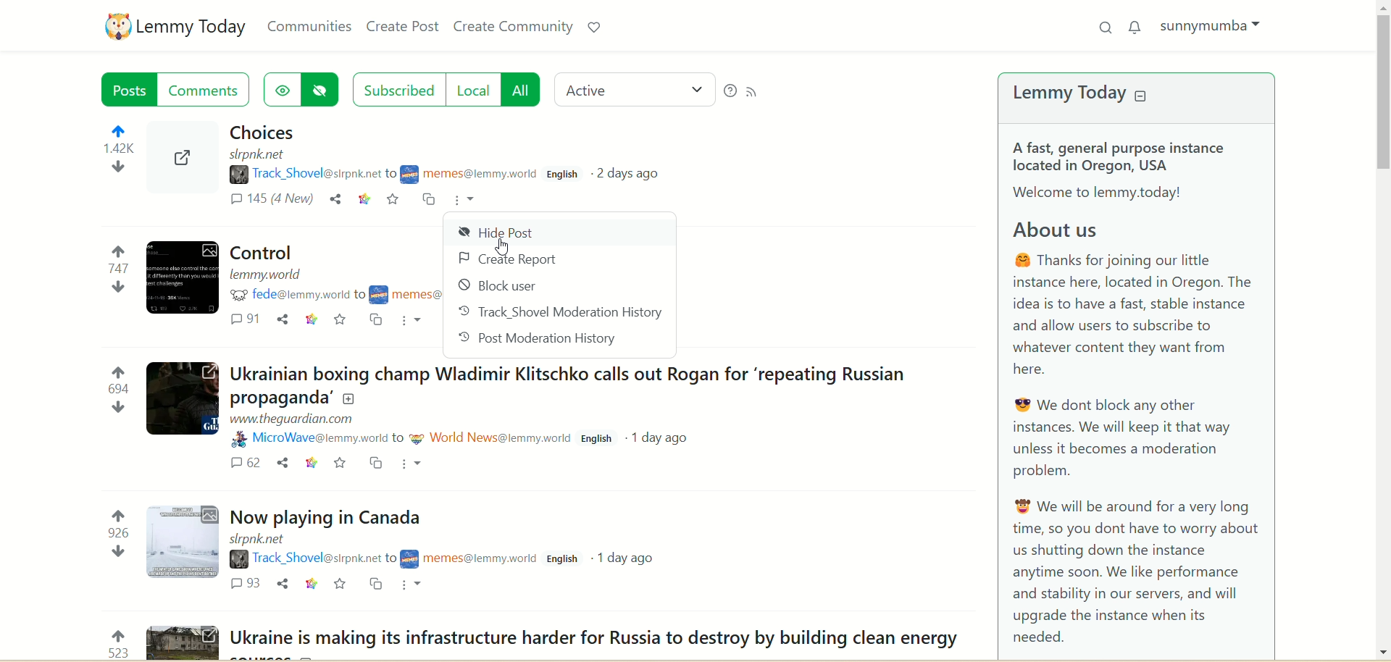  What do you see at coordinates (416, 586) in the screenshot?
I see `More` at bounding box center [416, 586].